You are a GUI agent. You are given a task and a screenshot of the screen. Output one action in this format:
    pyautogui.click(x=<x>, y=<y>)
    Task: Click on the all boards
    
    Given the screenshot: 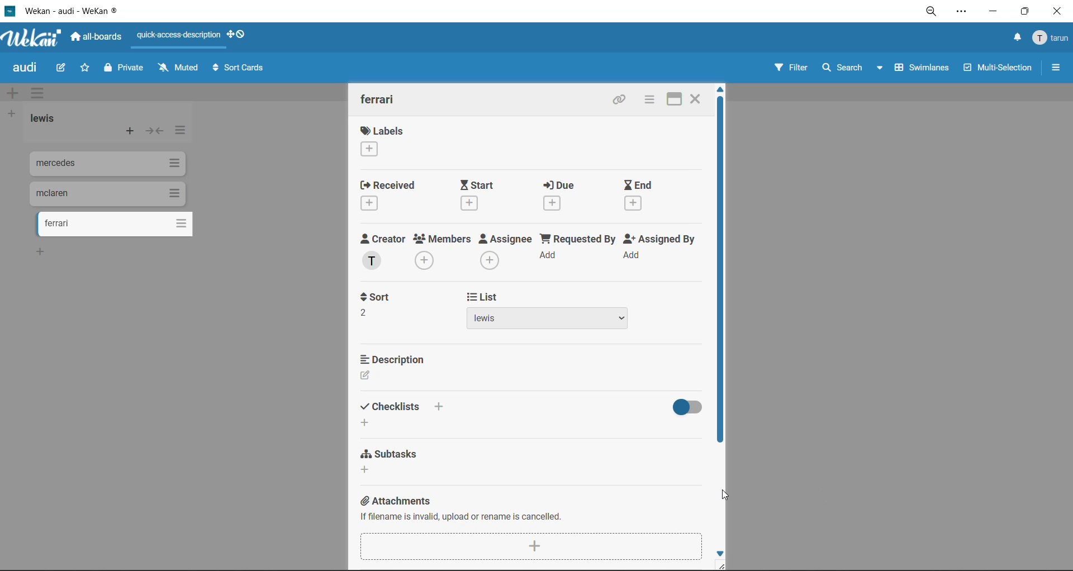 What is the action you would take?
    pyautogui.click(x=97, y=39)
    